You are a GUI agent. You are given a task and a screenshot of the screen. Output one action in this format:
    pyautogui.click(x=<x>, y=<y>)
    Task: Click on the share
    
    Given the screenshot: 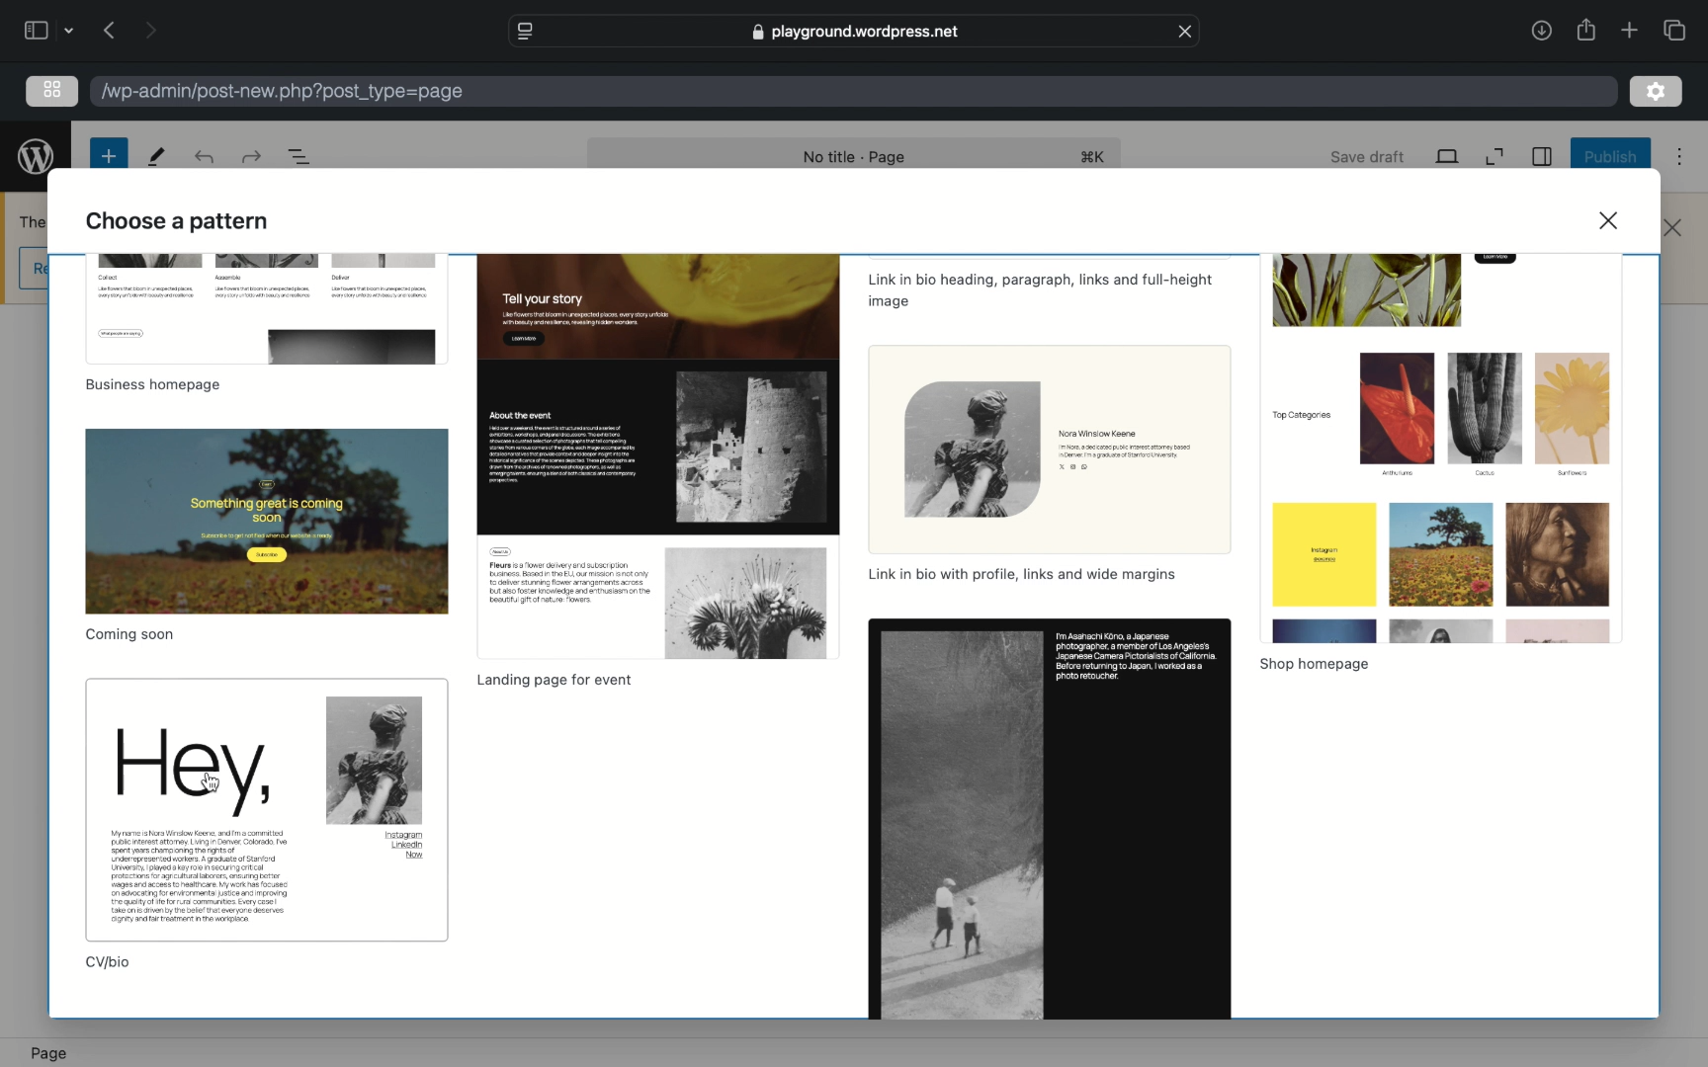 What is the action you would take?
    pyautogui.click(x=1540, y=32)
    